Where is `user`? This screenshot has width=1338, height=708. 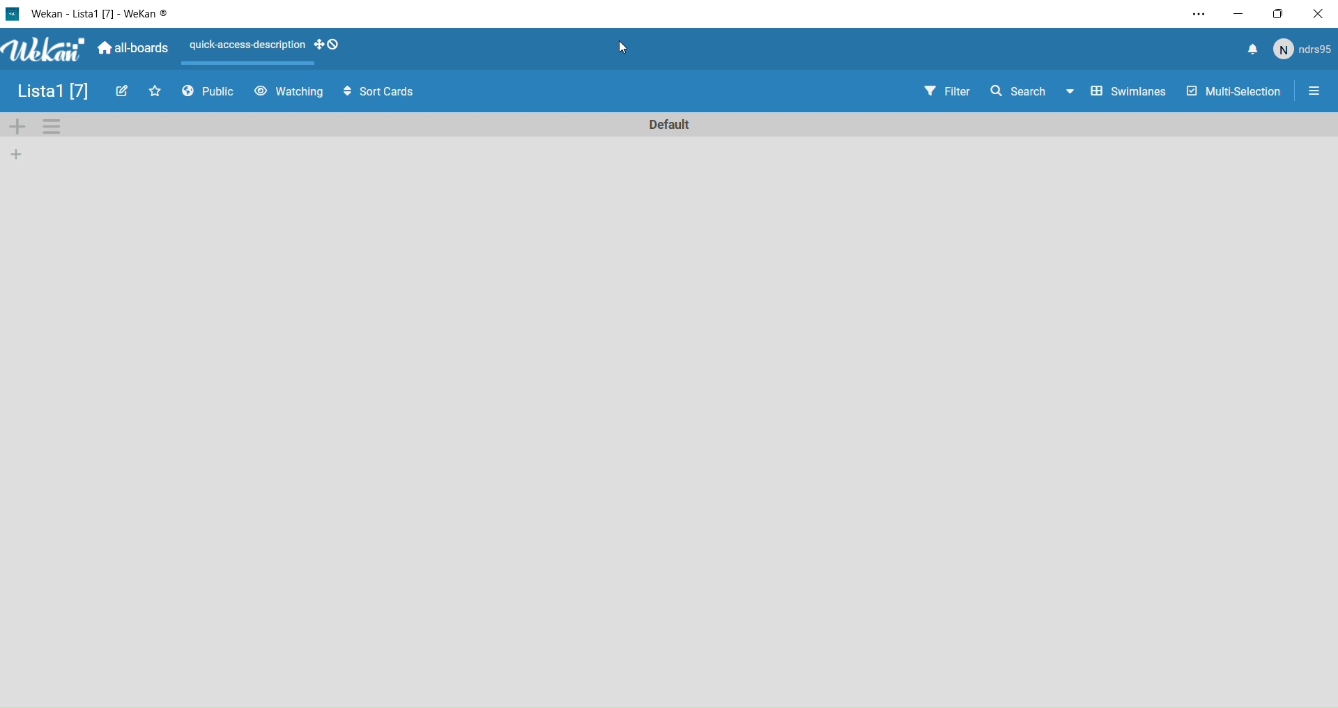
user is located at coordinates (1305, 52).